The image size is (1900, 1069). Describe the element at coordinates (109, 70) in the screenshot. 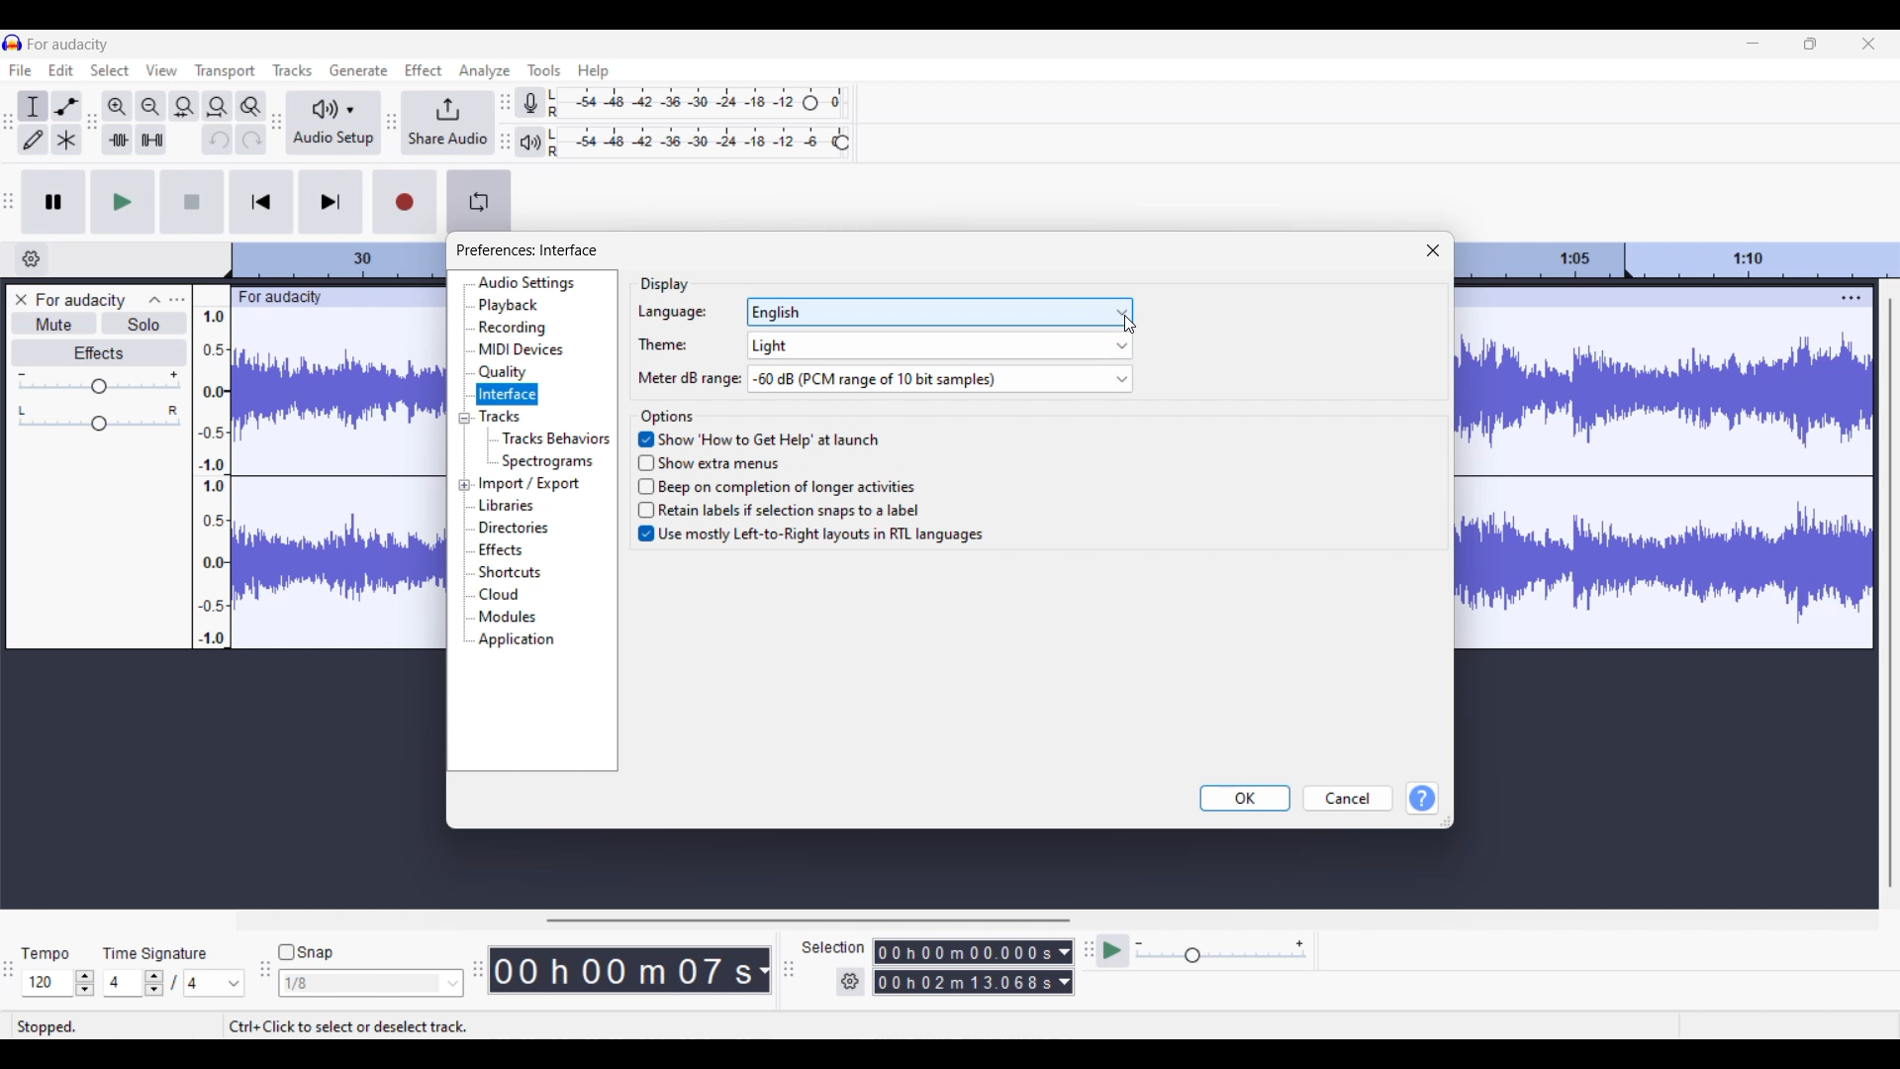

I see `Select menu` at that location.